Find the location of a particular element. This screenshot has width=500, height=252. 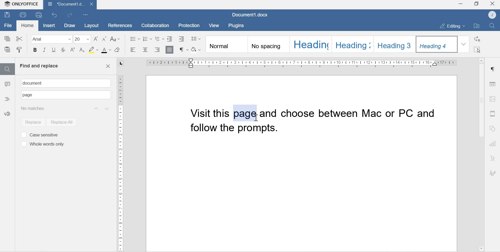

Next result is located at coordinates (108, 108).